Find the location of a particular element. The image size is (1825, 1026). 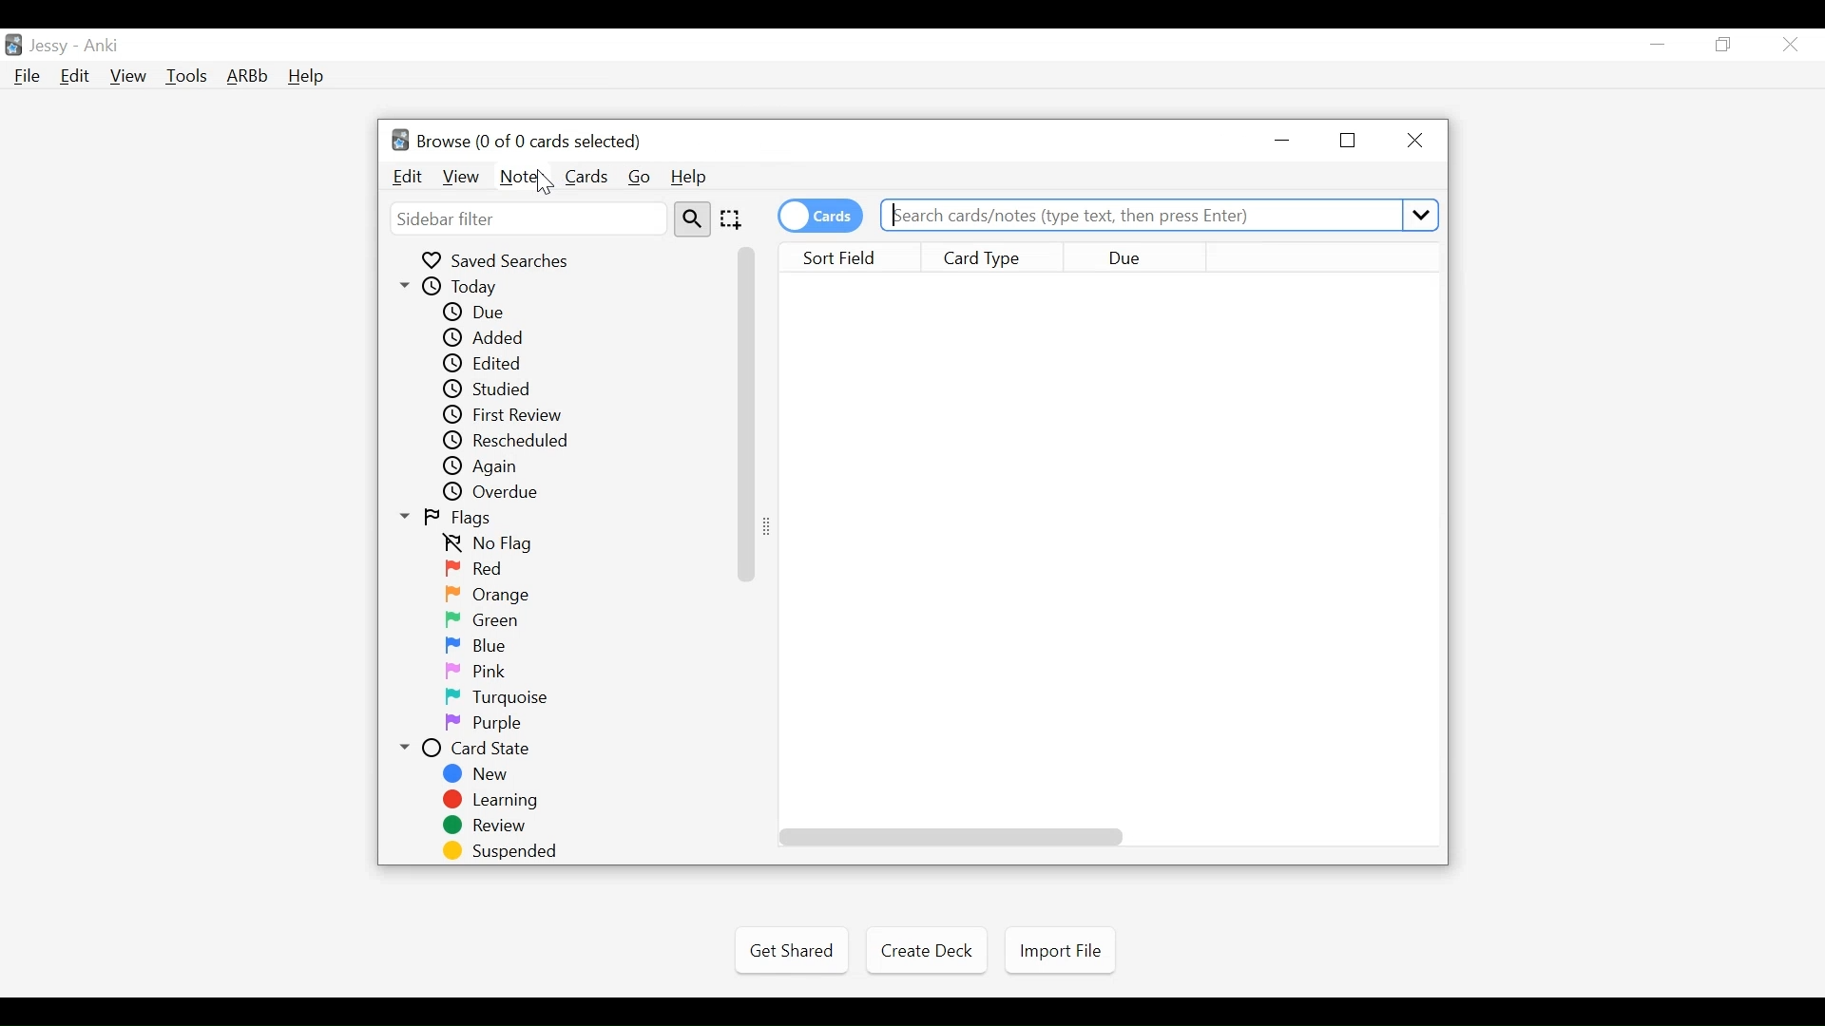

Create Deck is located at coordinates (923, 949).